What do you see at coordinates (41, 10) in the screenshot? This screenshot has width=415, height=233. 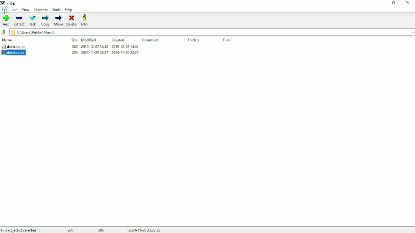 I see `Favorites` at bounding box center [41, 10].